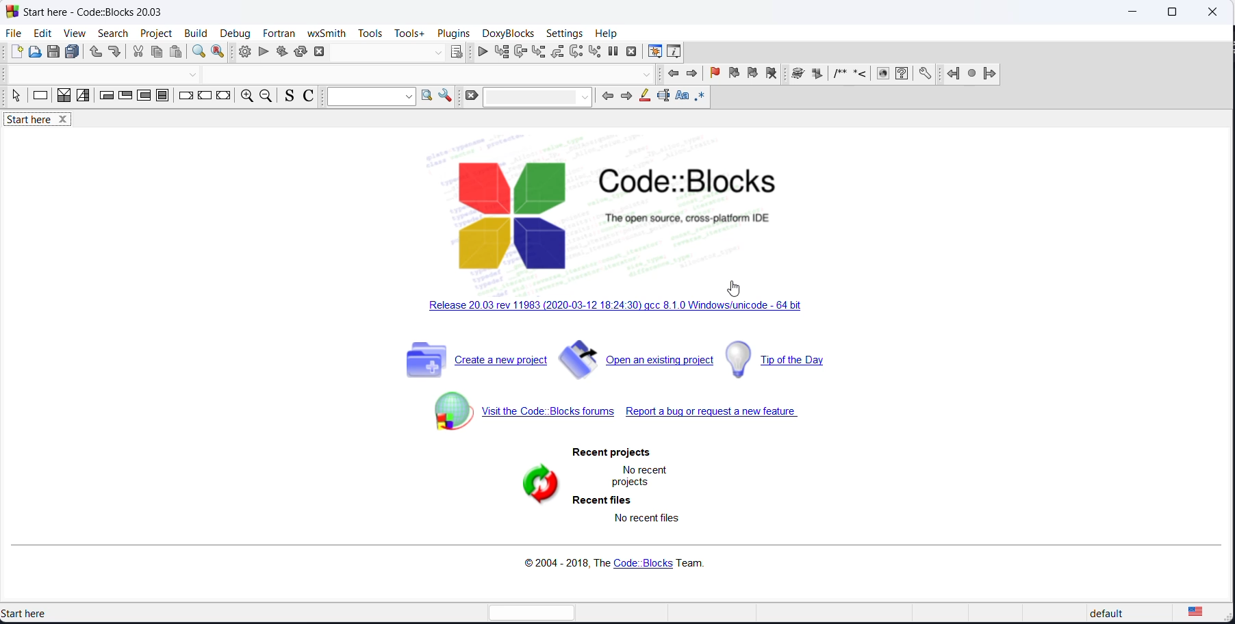 The width and height of the screenshot is (1235, 624). Describe the element at coordinates (535, 486) in the screenshot. I see `refresh` at that location.